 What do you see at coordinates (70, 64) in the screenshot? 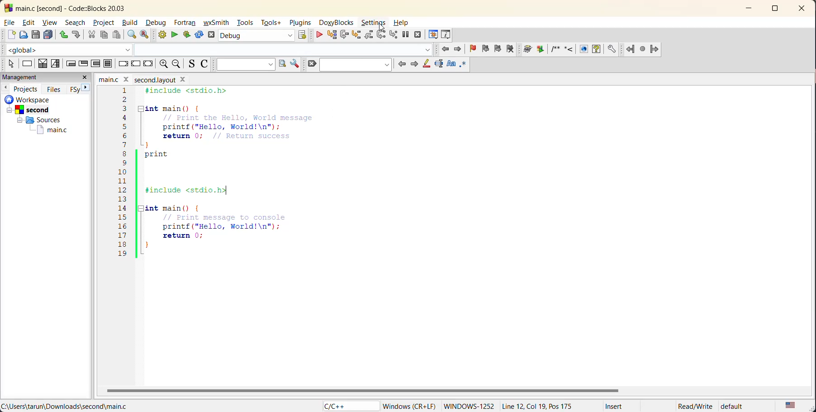
I see `entry condition loop` at bounding box center [70, 64].